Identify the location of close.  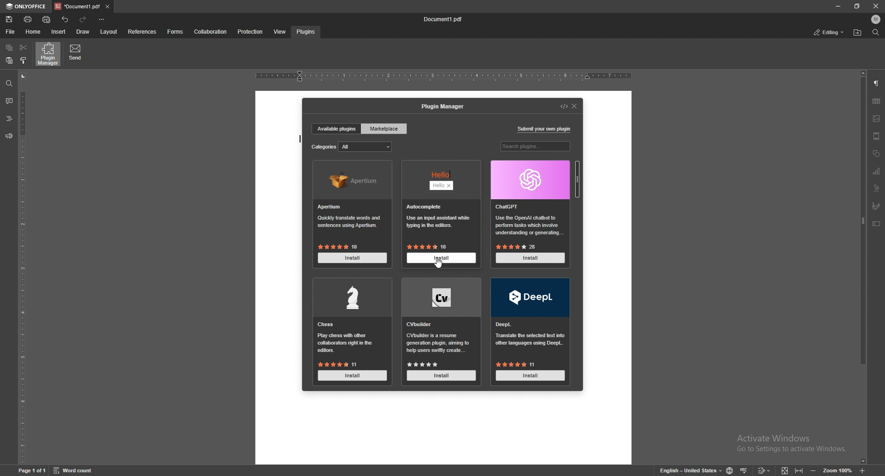
(876, 6).